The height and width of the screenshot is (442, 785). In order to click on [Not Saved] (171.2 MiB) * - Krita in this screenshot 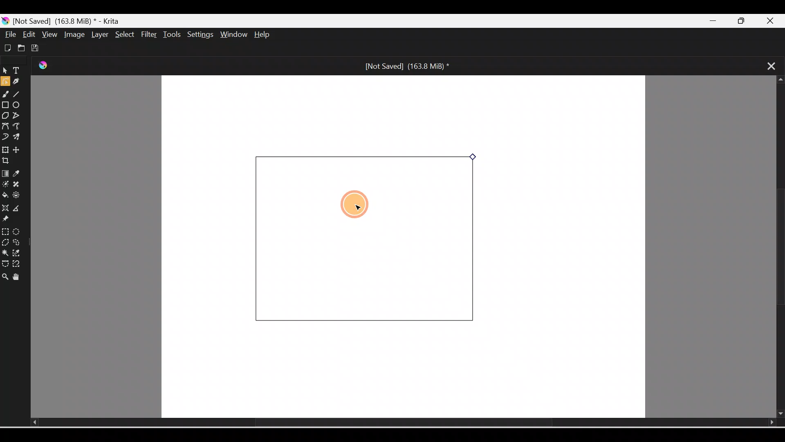, I will do `click(65, 20)`.